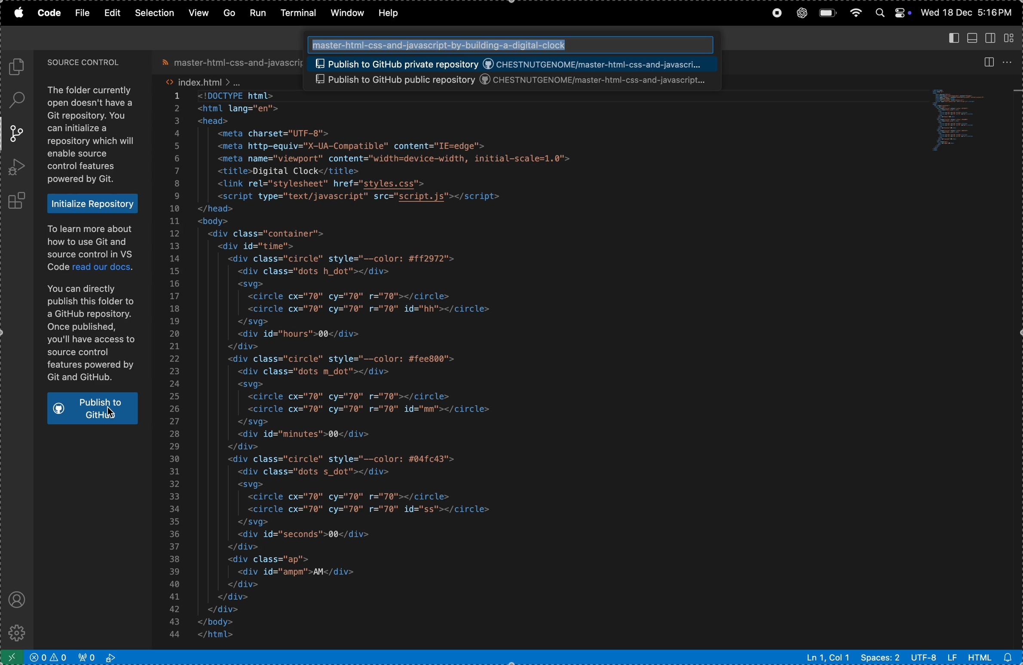 This screenshot has width=1023, height=665. I want to click on <div class="circle" style="--color: #ff2972">, so click(349, 259).